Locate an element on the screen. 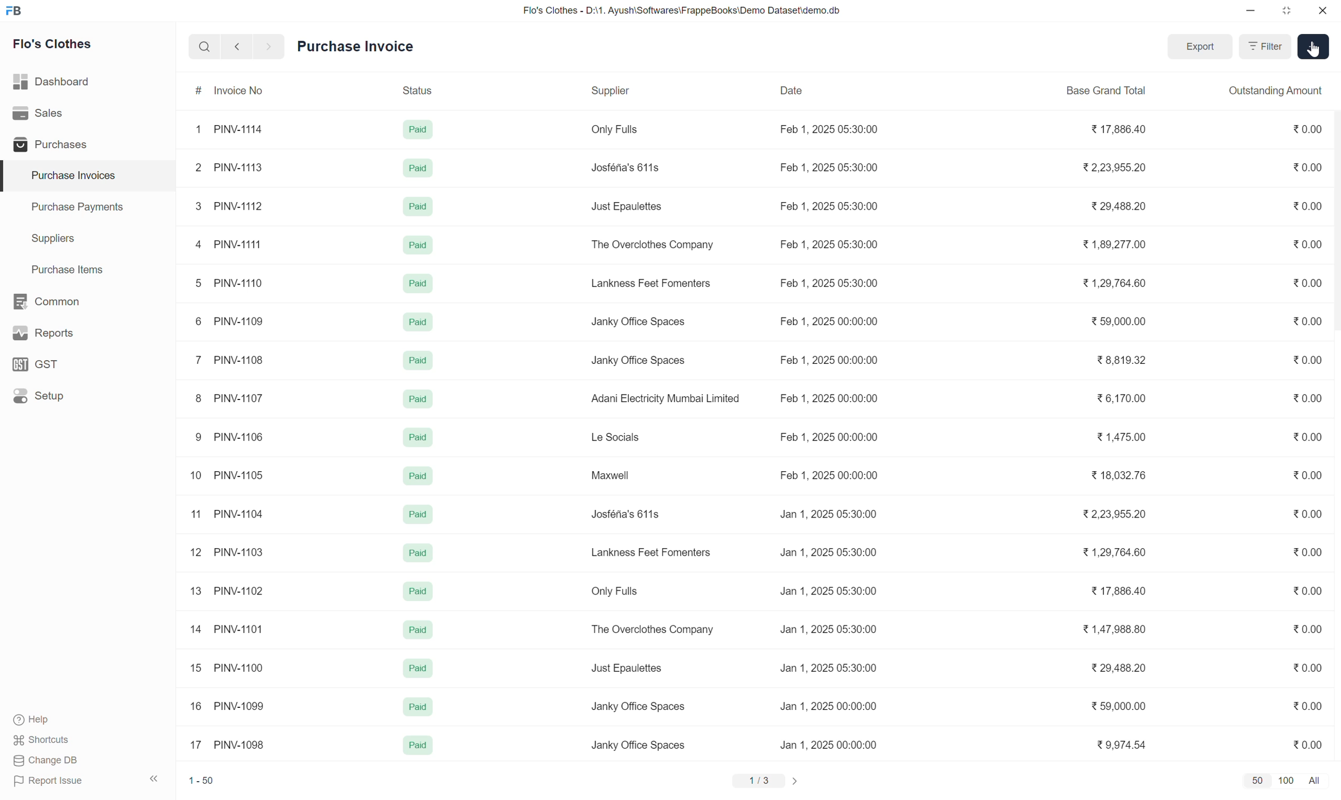  1-50 is located at coordinates (201, 781).